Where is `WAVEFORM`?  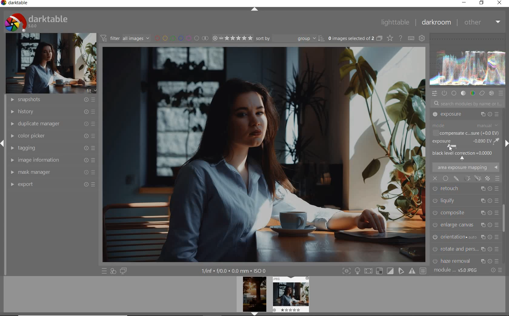
WAVEFORM is located at coordinates (468, 60).